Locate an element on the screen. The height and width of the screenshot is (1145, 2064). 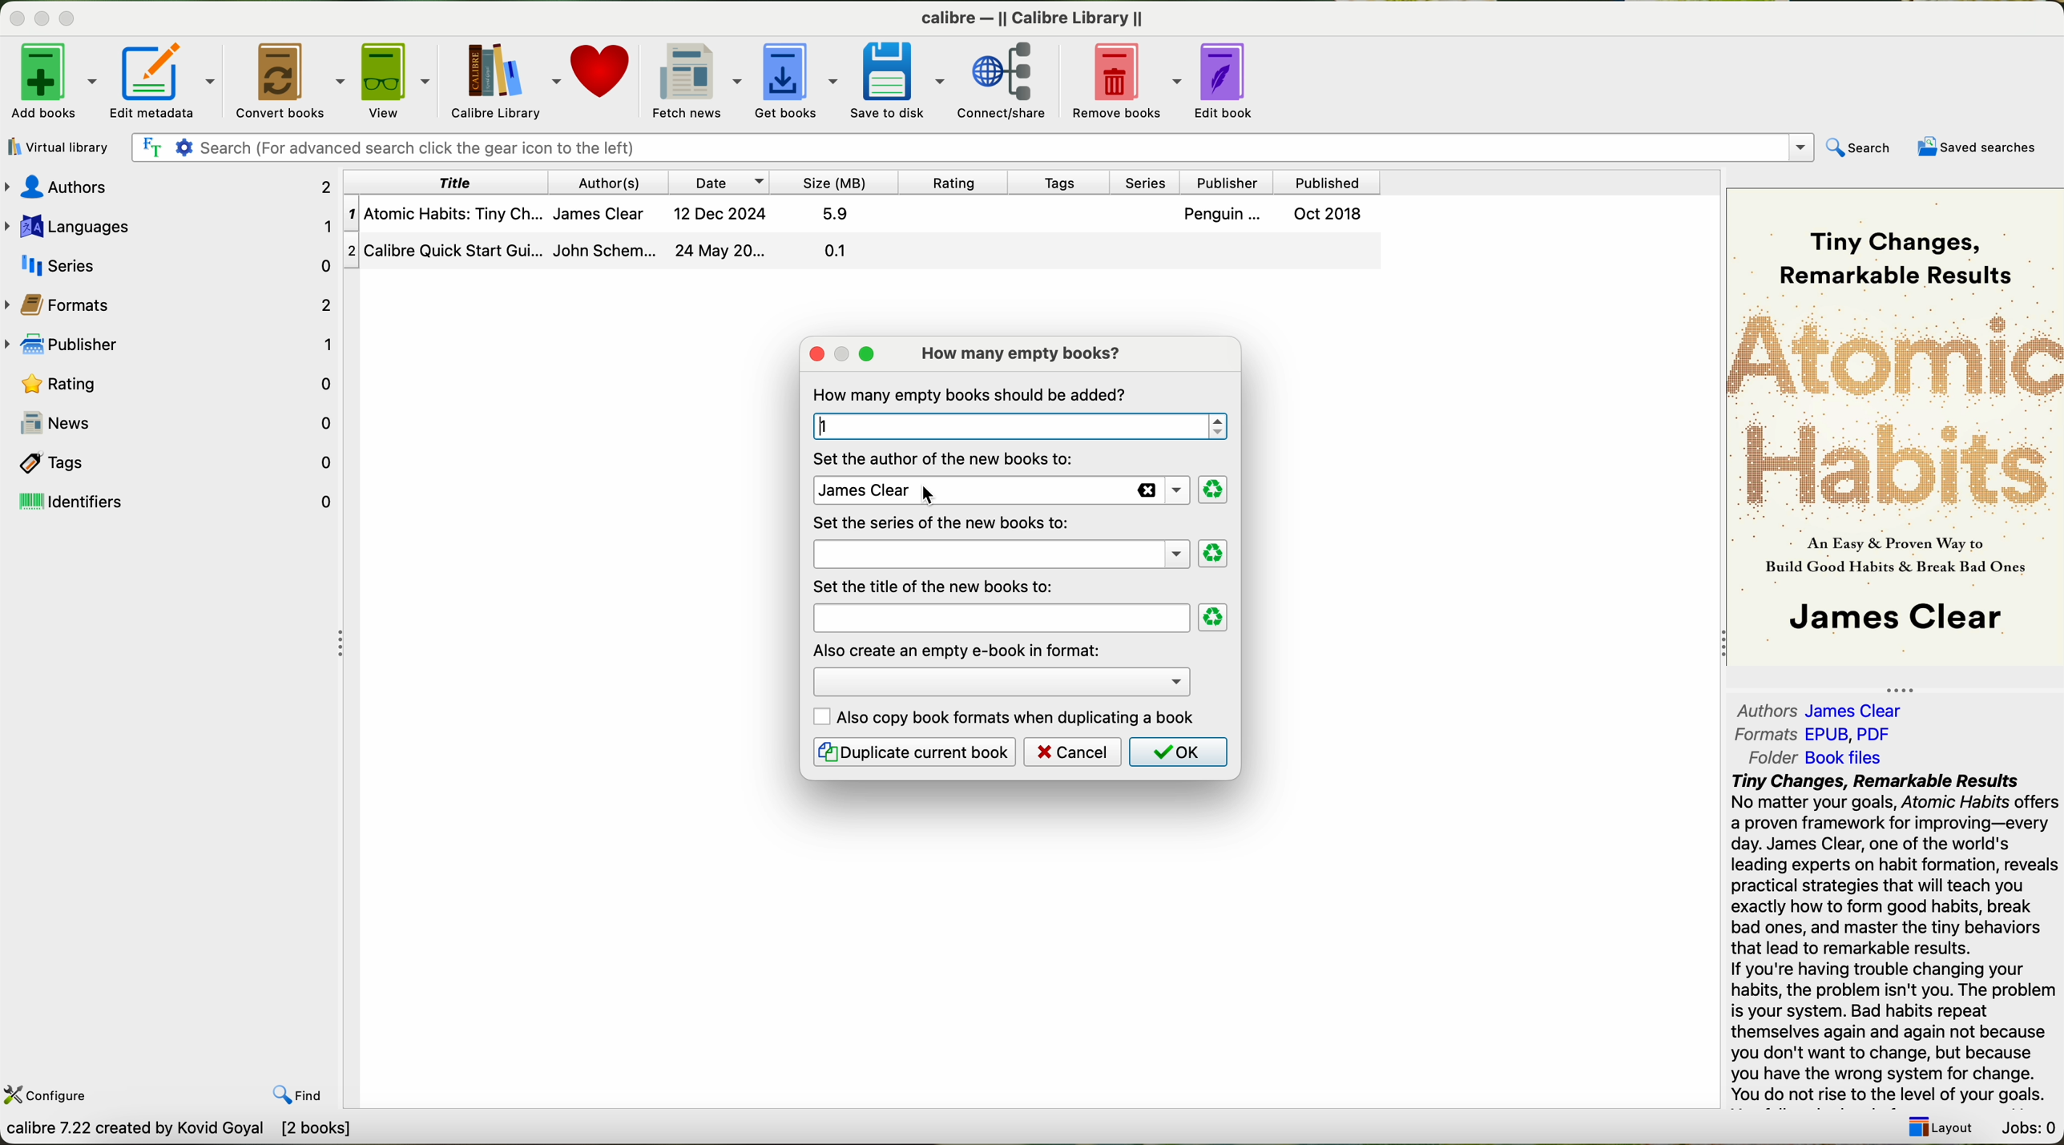
try changes remarkable results no matter your goals ,Atomic Habits offers a proven framework for improvity every day ,James Clear one of the word's leading expert on habit formation reveals practice startegies that will teach you howto form break bad ones and improve tiny beahbviors turn in ramarkable results.you do not rise to the level of your goals. is located at coordinates (1892, 939).